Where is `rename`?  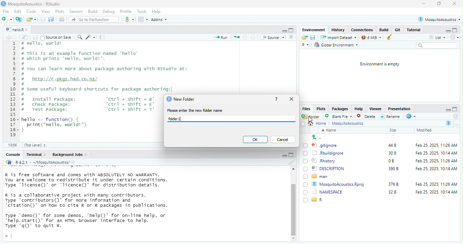 rename is located at coordinates (391, 117).